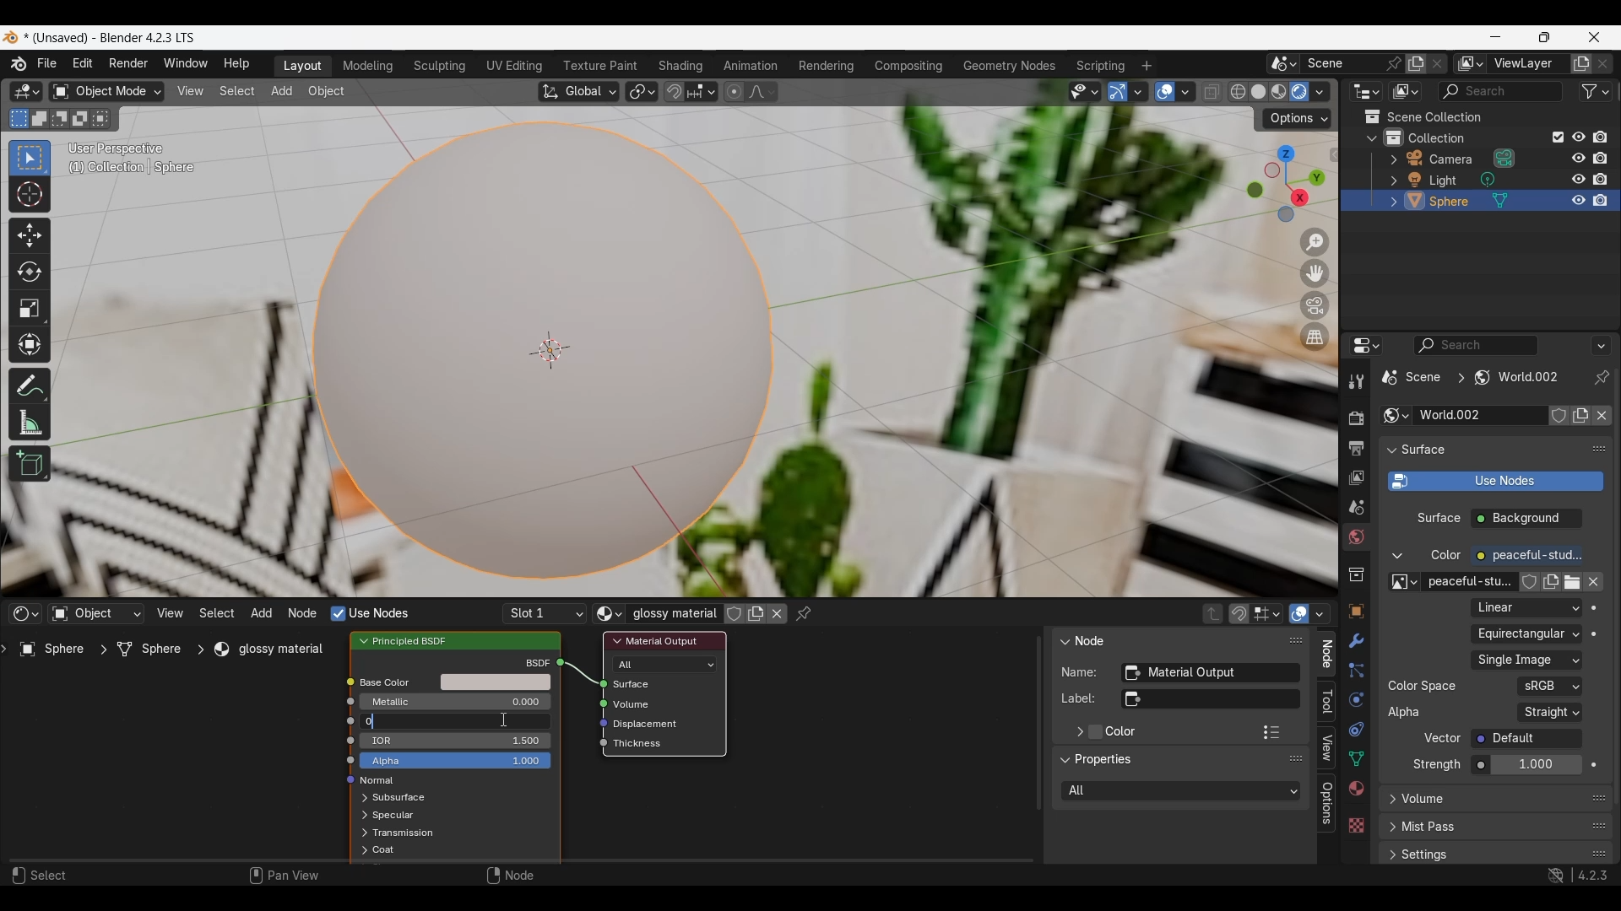  What do you see at coordinates (237, 64) in the screenshot?
I see `Help` at bounding box center [237, 64].